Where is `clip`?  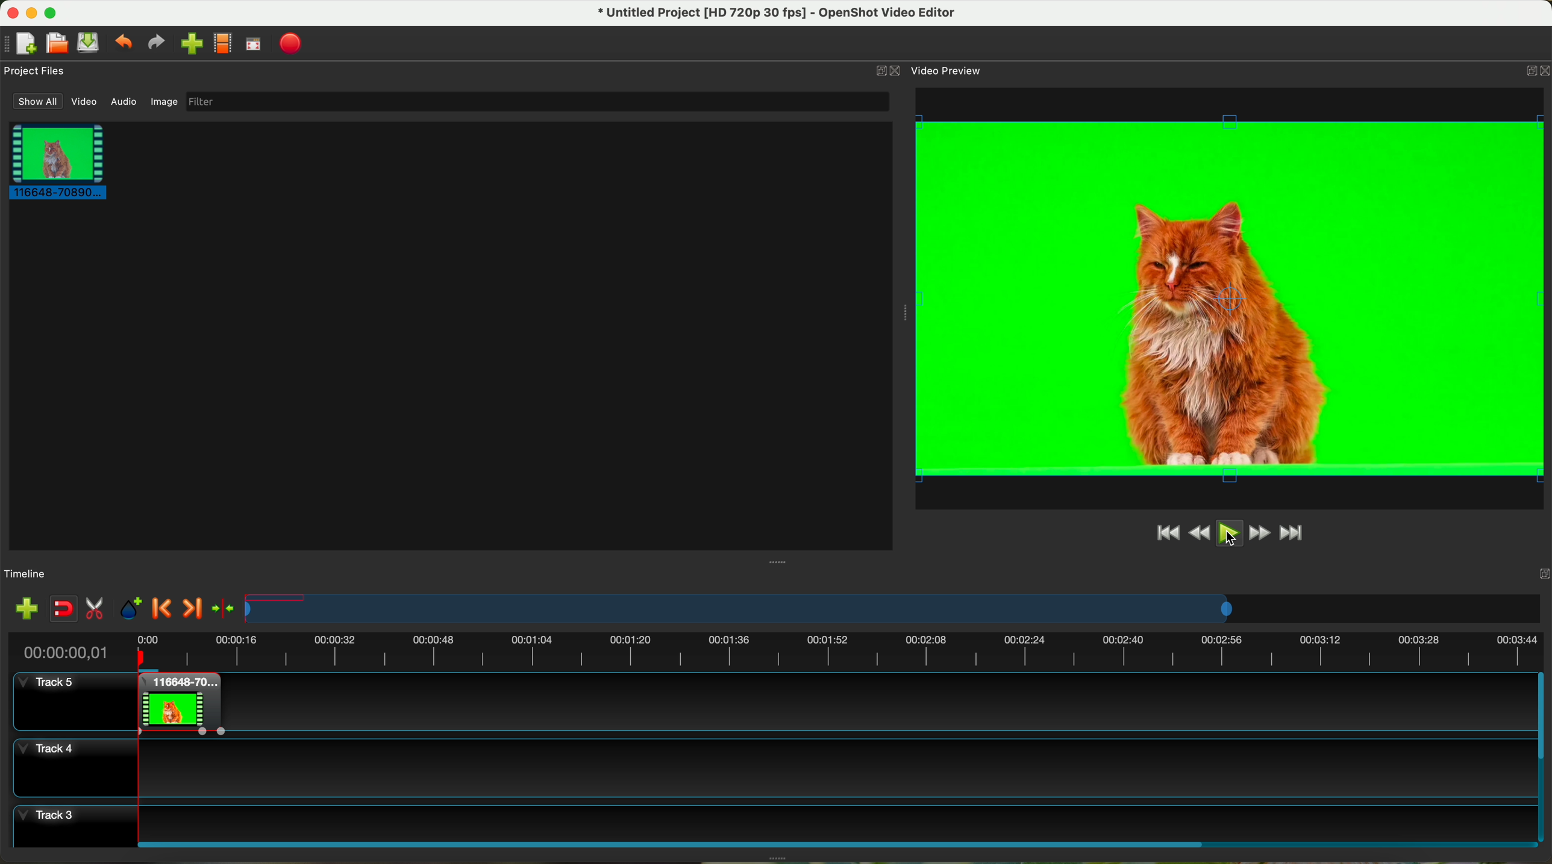 clip is located at coordinates (175, 699).